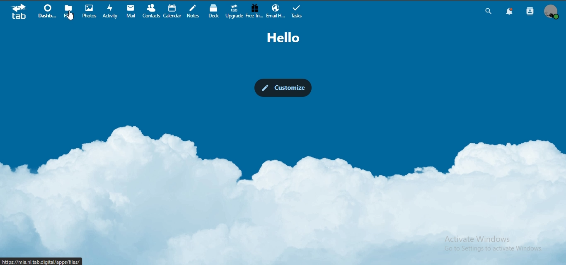 Image resolution: width=566 pixels, height=265 pixels. Describe the element at coordinates (49, 11) in the screenshot. I see `dashboard` at that location.